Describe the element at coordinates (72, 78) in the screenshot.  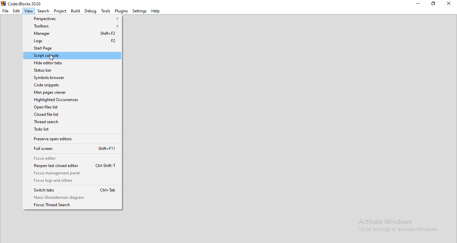
I see `Symbols browser` at that location.